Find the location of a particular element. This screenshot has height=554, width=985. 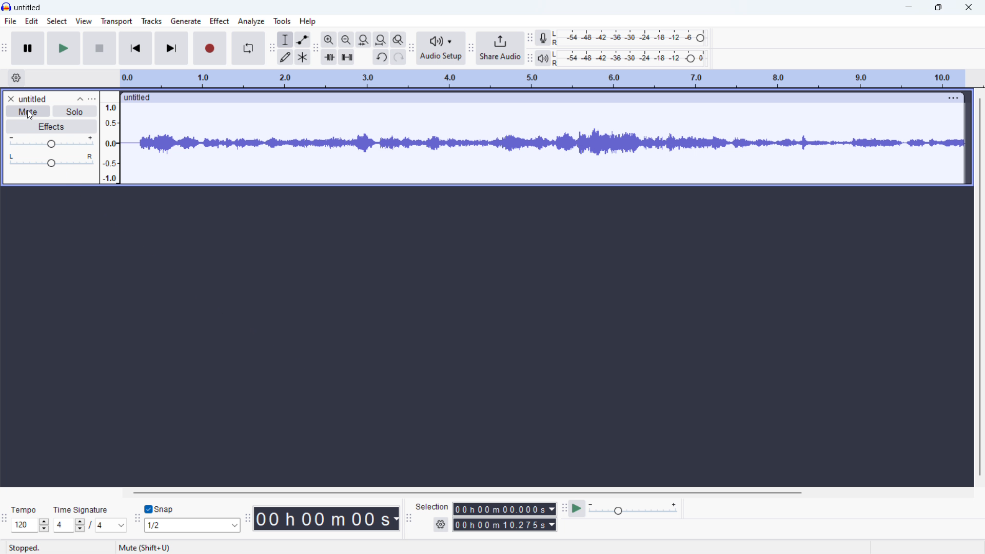

time signature is located at coordinates (80, 510).